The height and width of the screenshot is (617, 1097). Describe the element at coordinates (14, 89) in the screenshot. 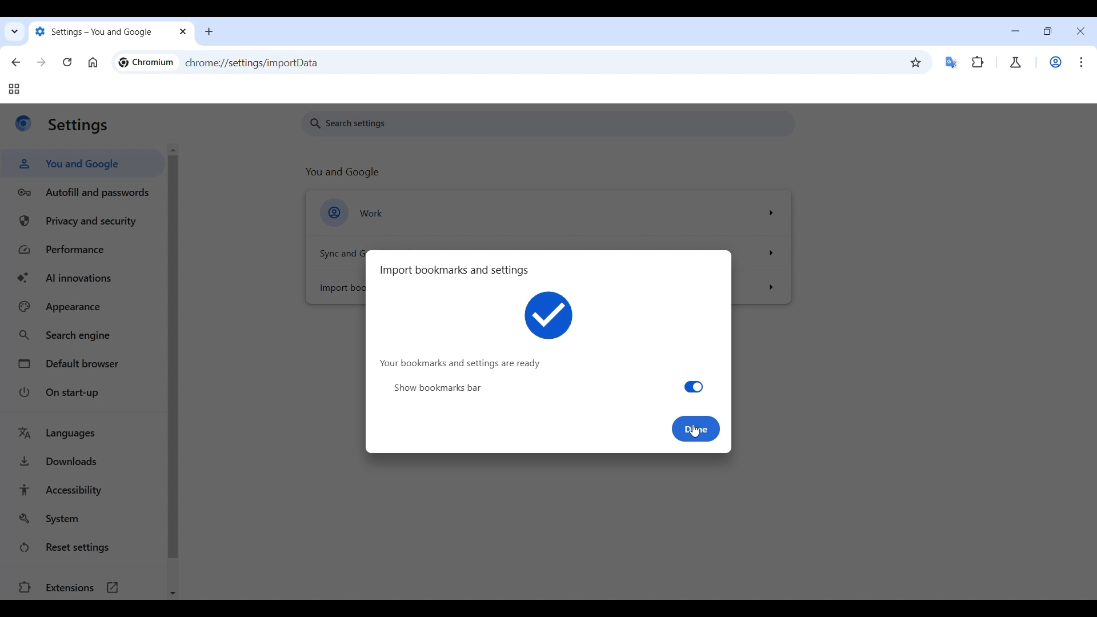

I see `Tab groups` at that location.